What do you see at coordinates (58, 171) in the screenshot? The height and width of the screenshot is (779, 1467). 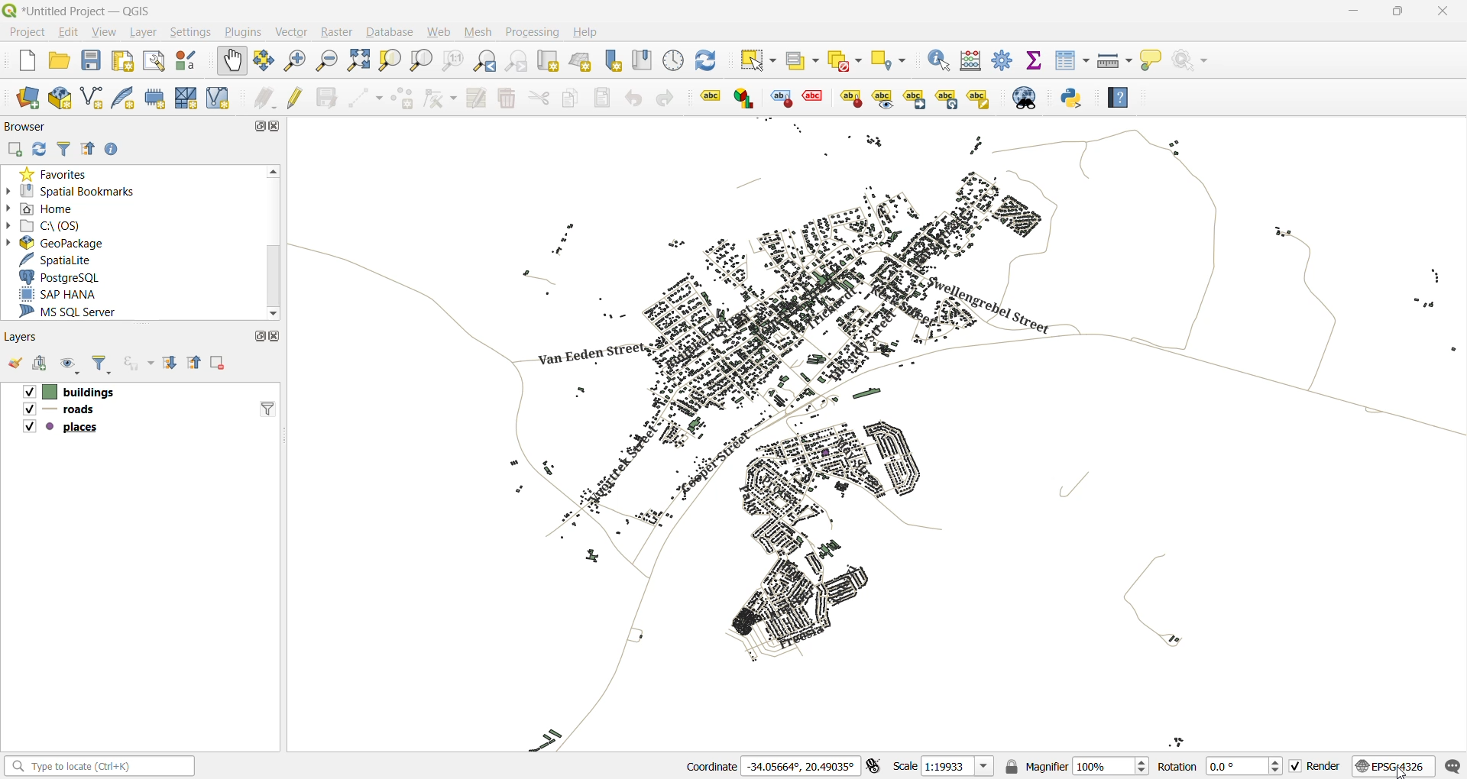 I see `favorites` at bounding box center [58, 171].